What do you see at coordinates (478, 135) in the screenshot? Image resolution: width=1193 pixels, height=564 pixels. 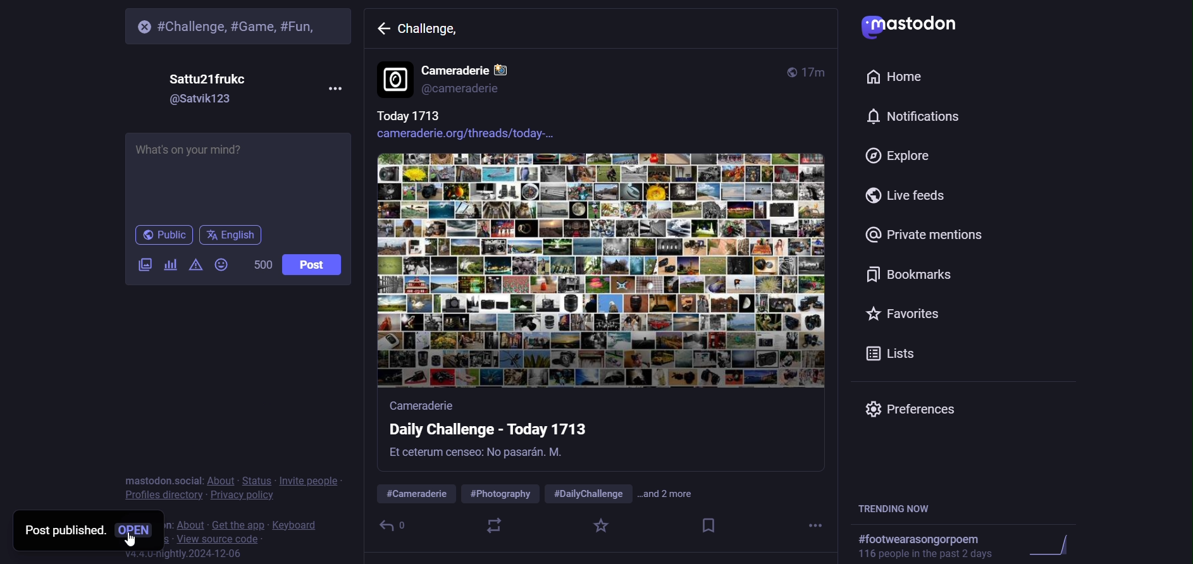 I see `cameraderie.org/threads/today-...` at bounding box center [478, 135].